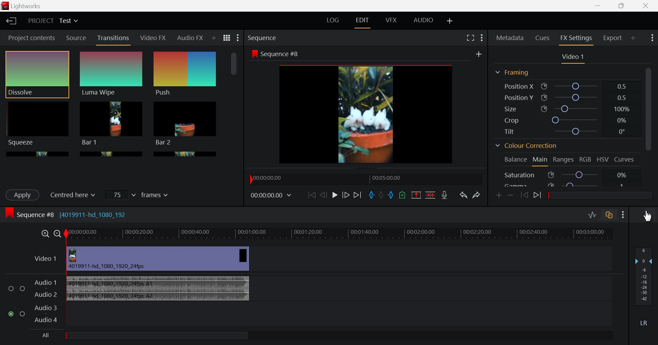 The width and height of the screenshot is (658, 345). Describe the element at coordinates (613, 38) in the screenshot. I see `Export` at that location.